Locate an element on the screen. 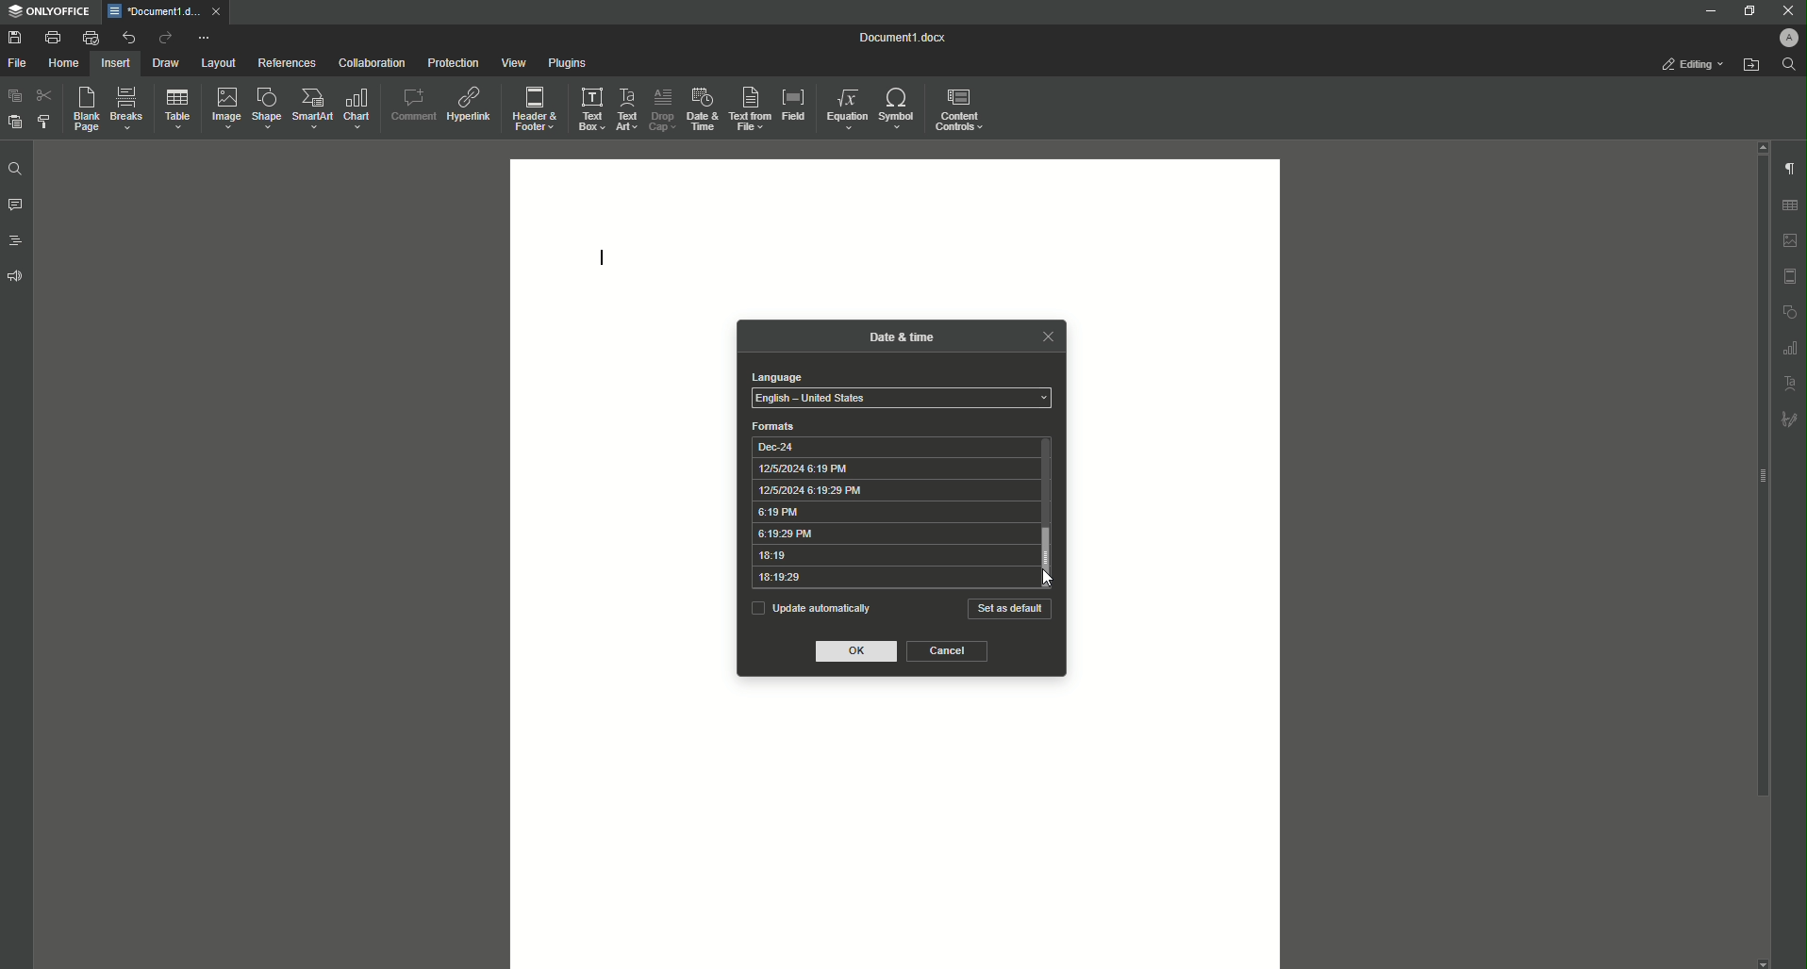  Comment is located at coordinates (411, 102).